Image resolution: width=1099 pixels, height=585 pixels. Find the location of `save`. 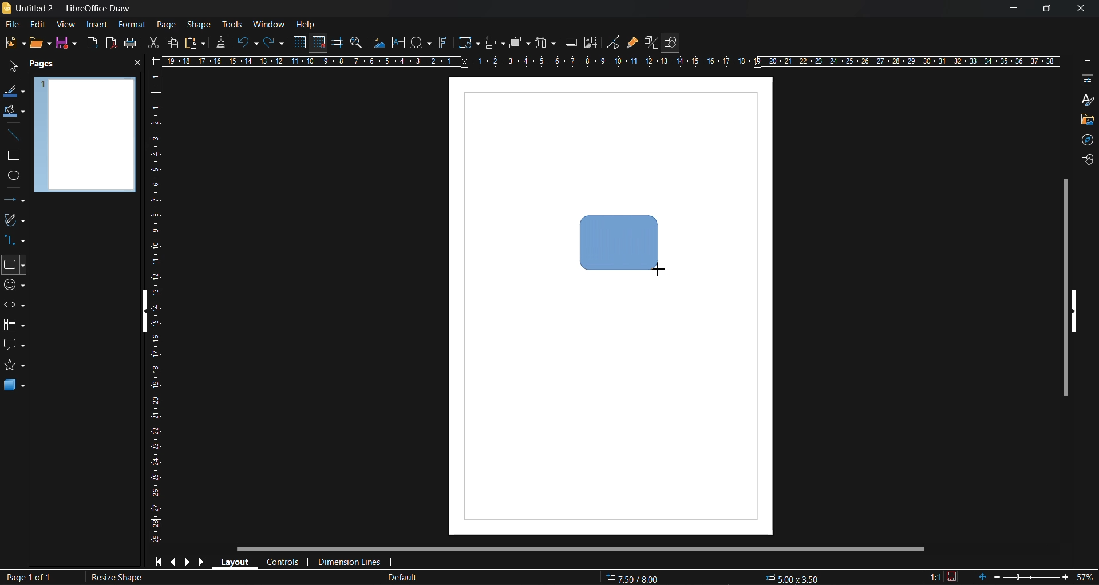

save is located at coordinates (131, 43).